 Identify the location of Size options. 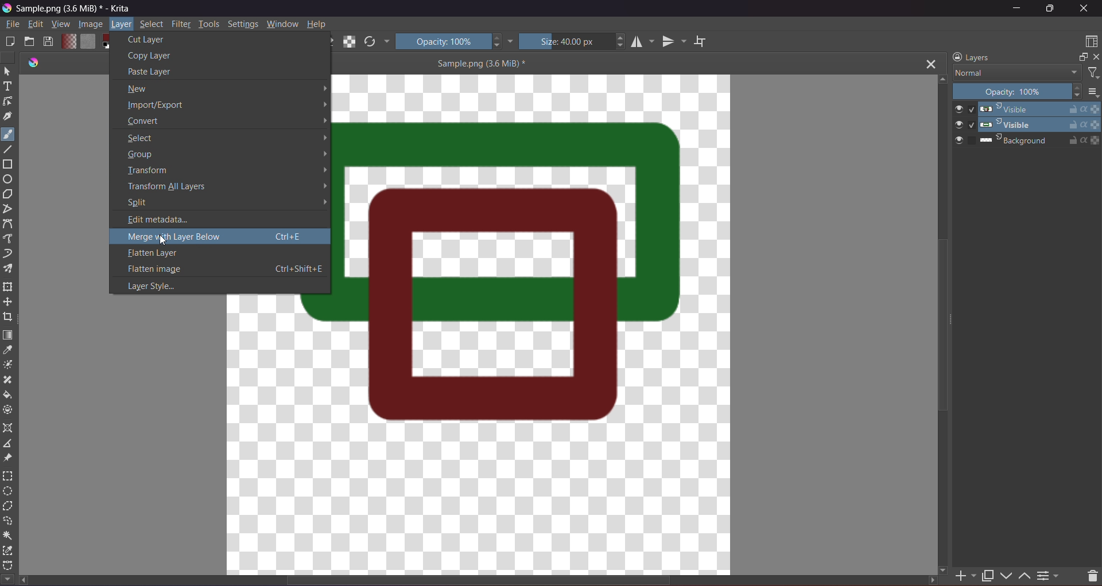
(1092, 92).